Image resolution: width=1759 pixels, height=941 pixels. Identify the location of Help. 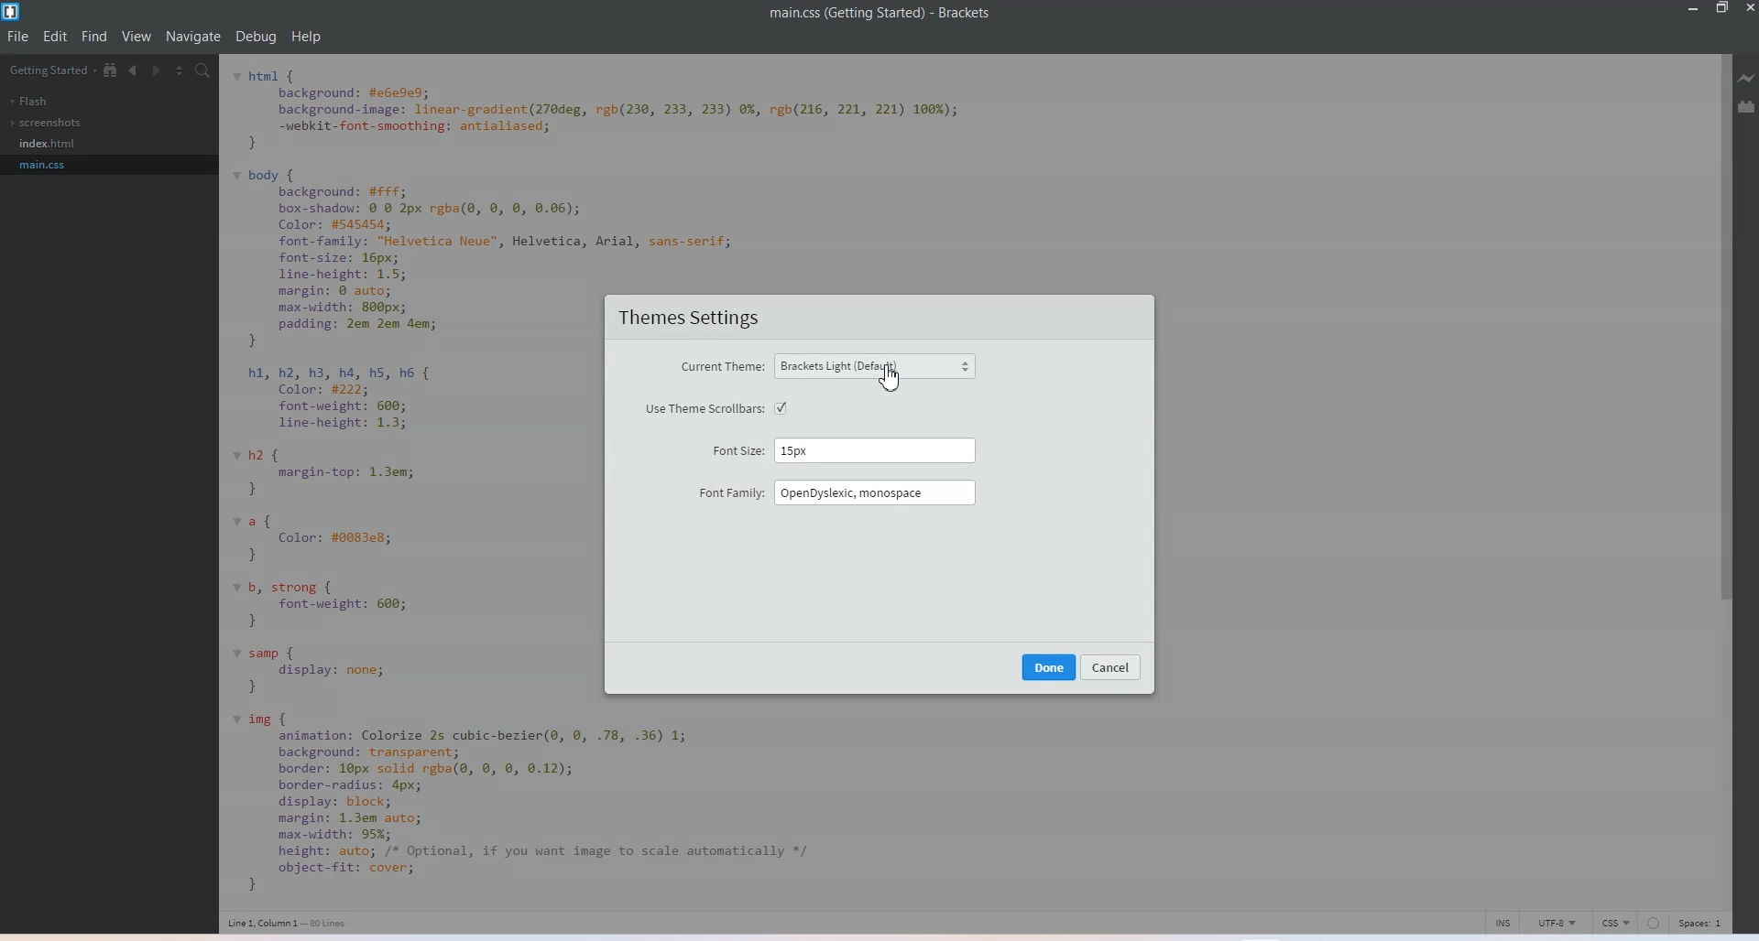
(307, 37).